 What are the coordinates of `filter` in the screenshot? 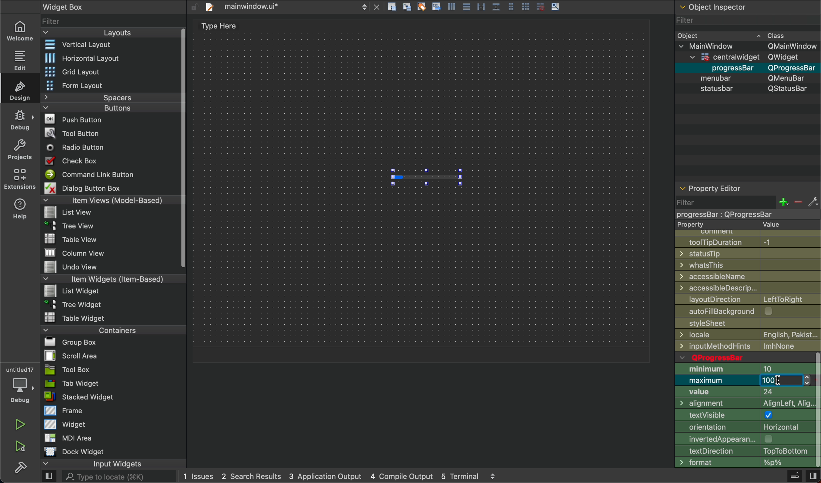 It's located at (746, 207).